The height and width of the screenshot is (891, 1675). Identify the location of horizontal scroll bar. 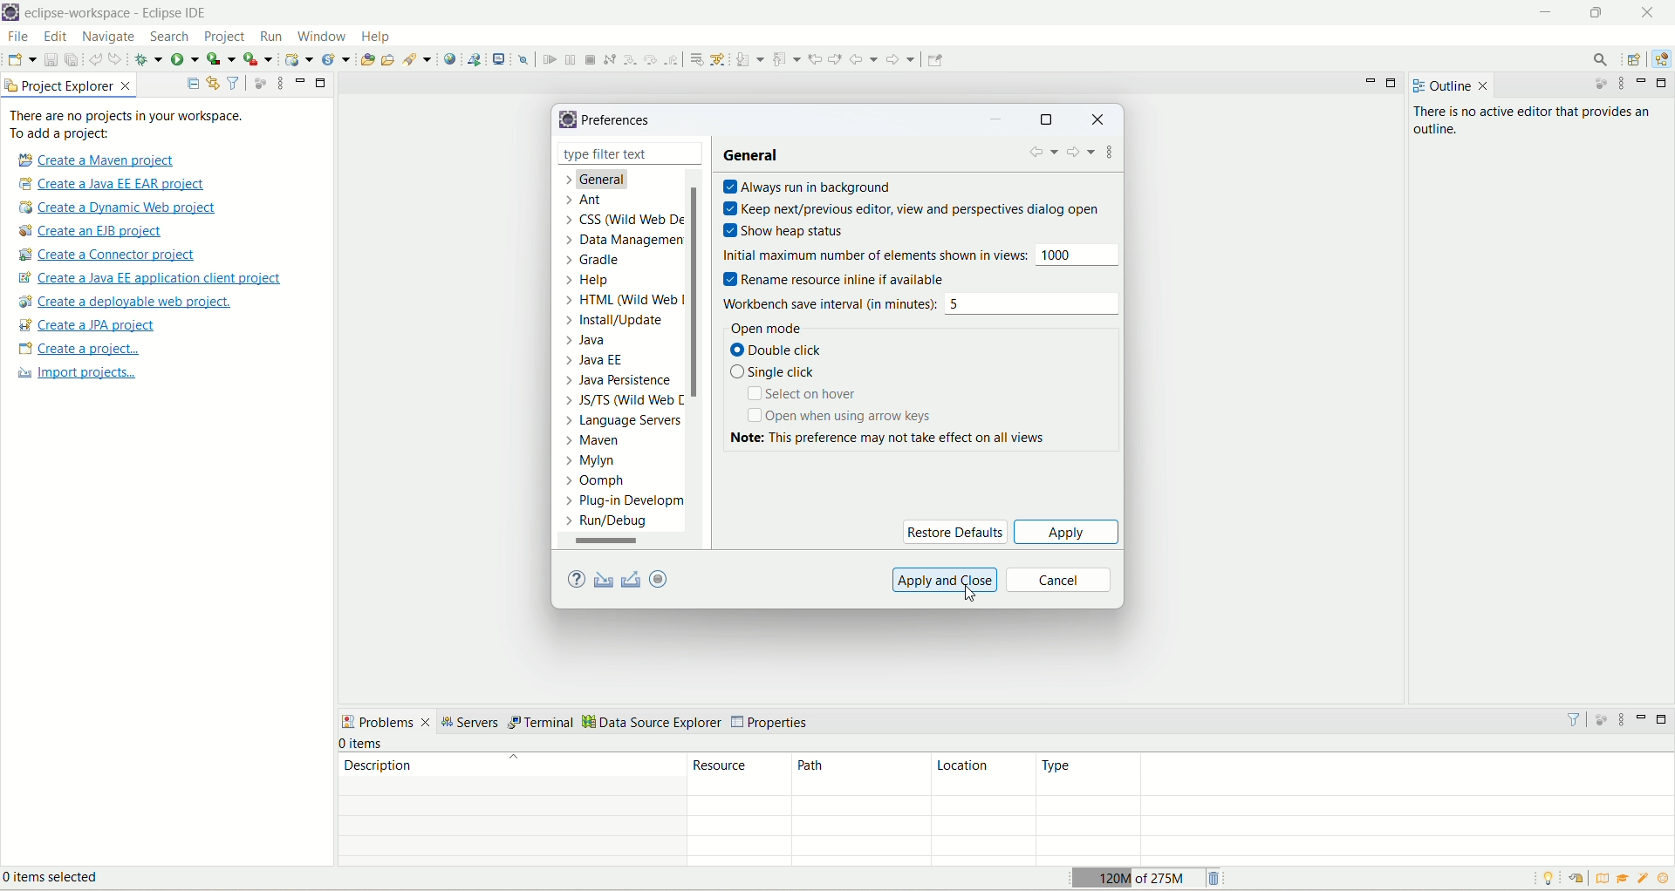
(619, 541).